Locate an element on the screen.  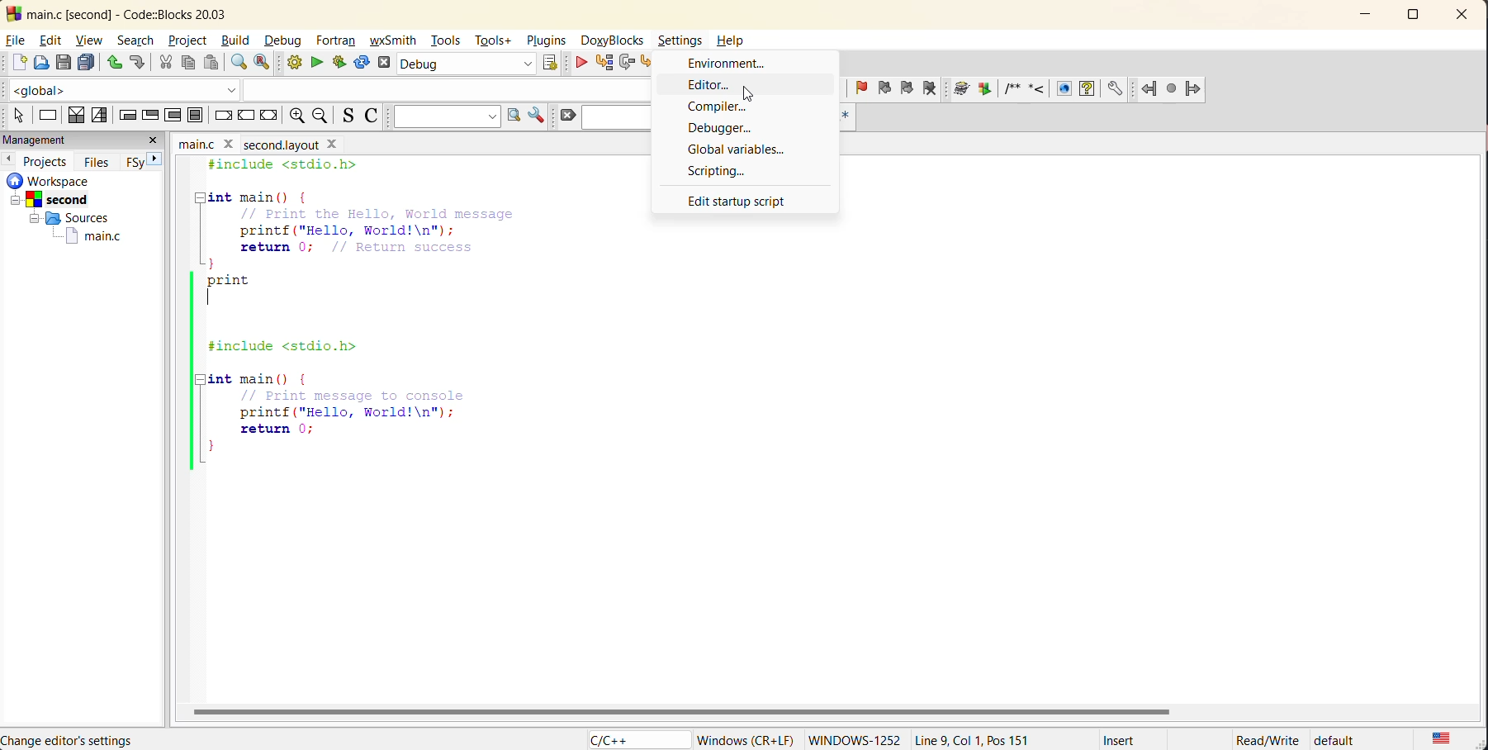
file location is located at coordinates (117, 740).